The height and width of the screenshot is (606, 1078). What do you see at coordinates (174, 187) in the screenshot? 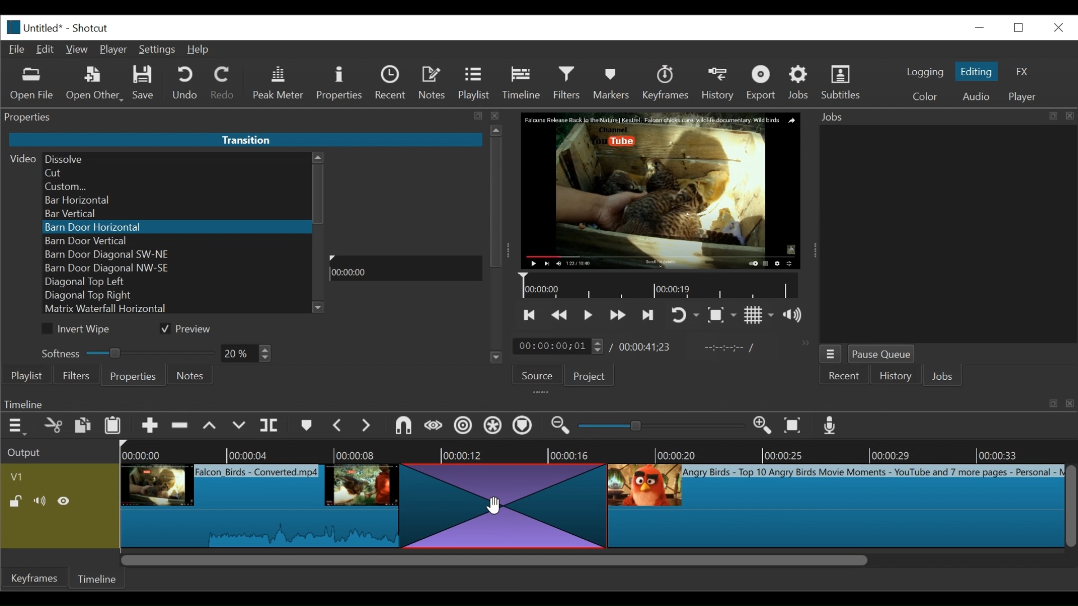
I see `Custom` at bounding box center [174, 187].